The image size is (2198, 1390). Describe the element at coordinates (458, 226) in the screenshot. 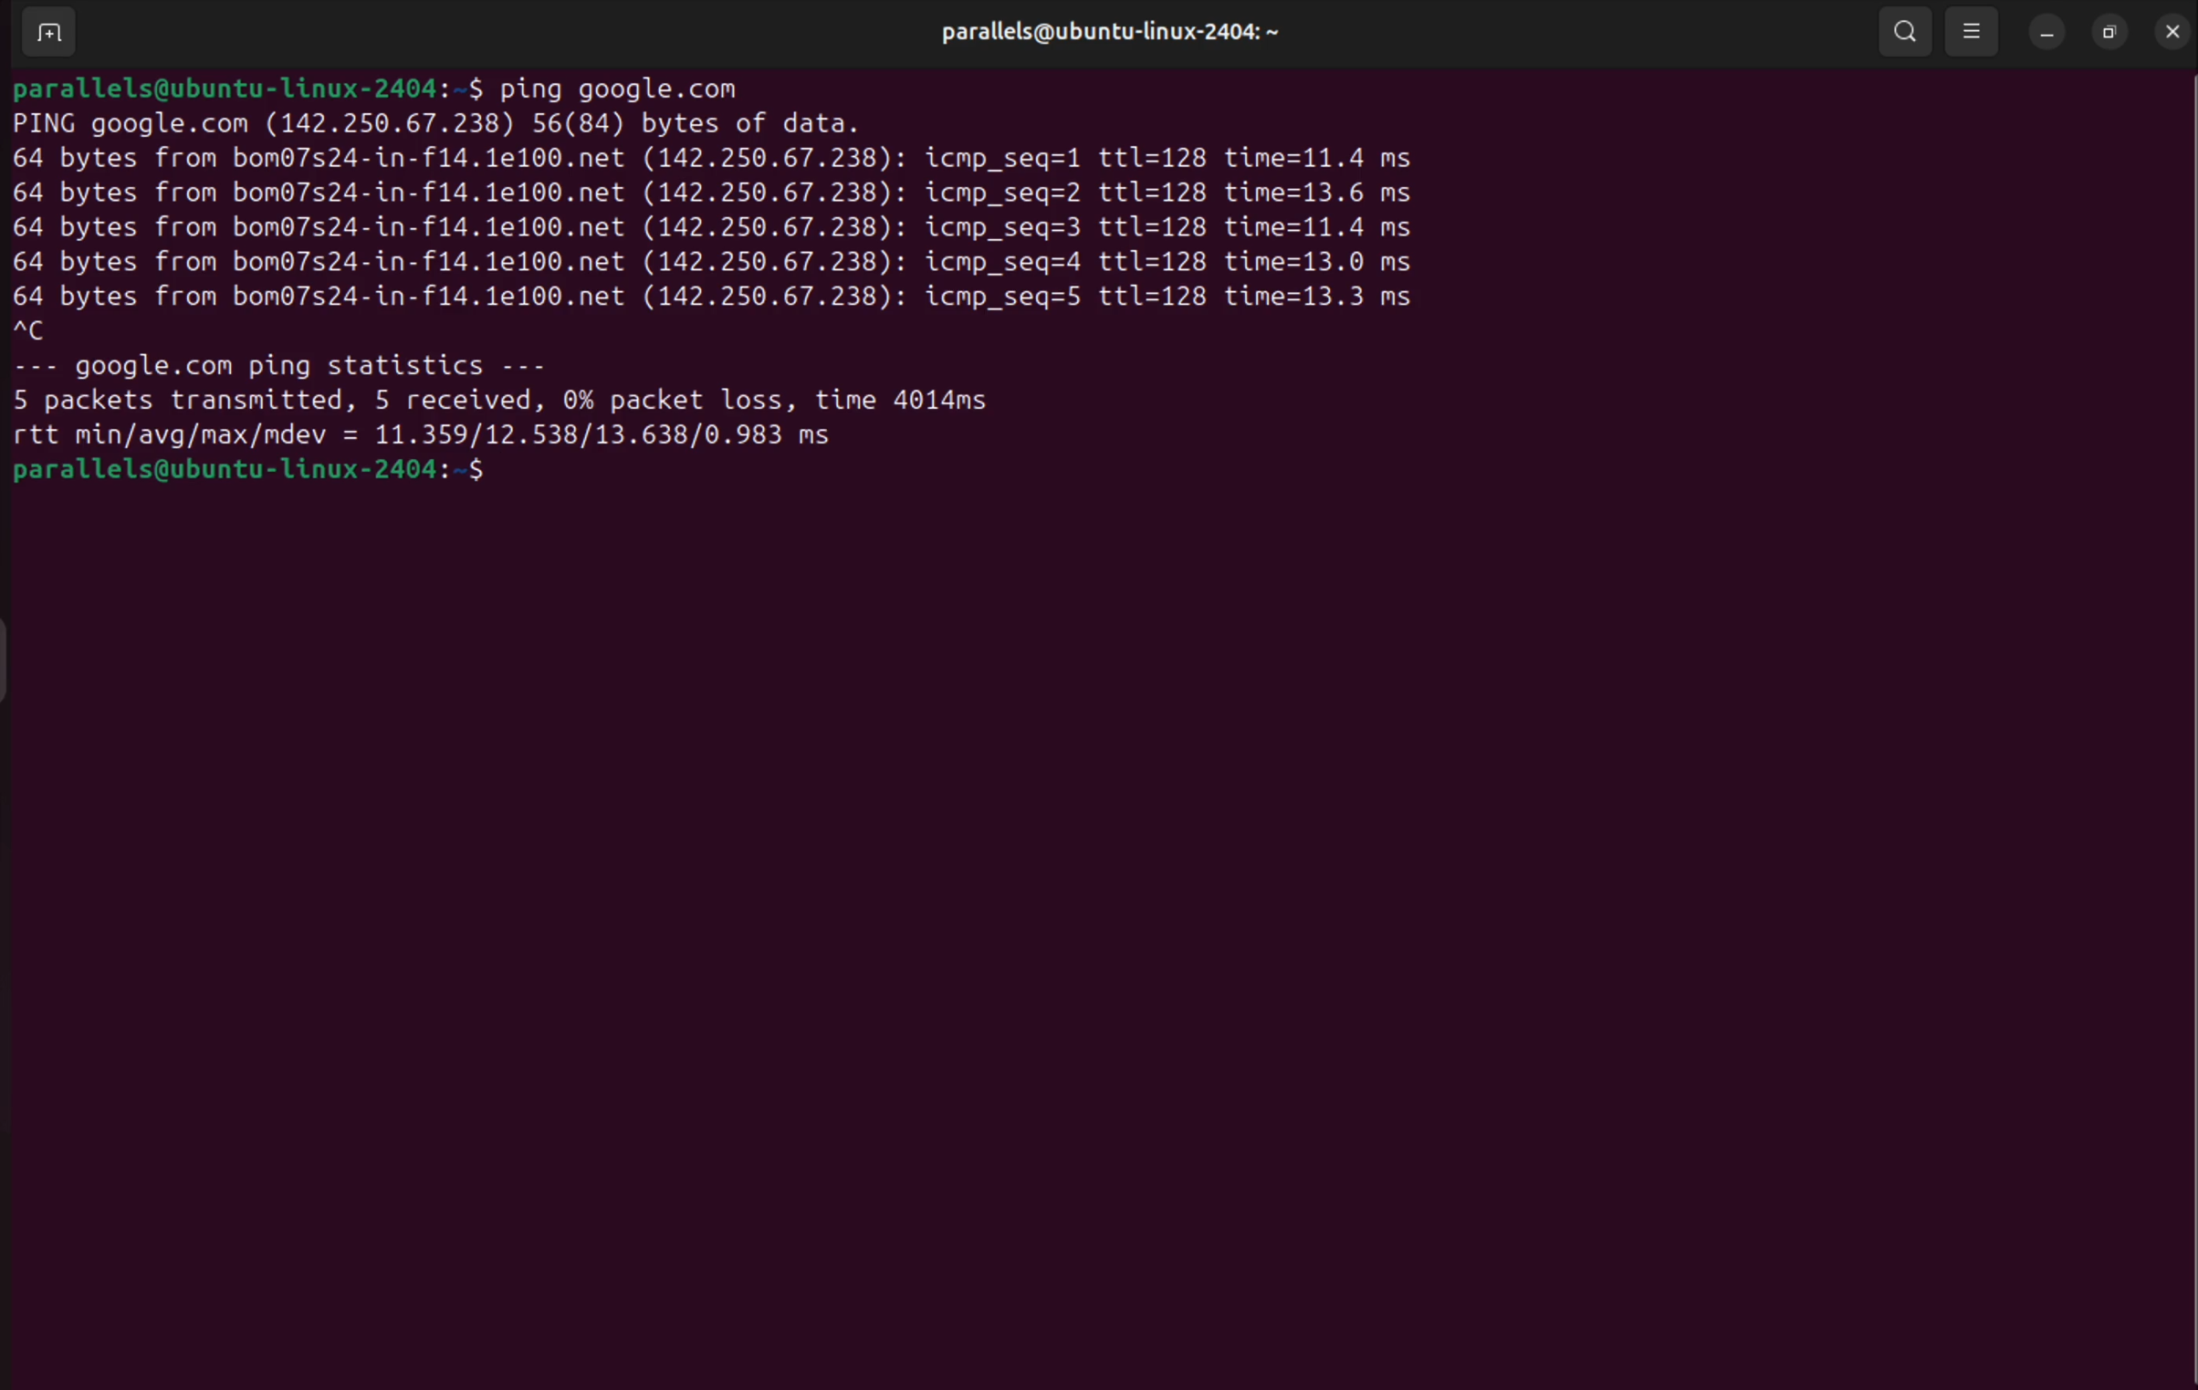

I see `64 bytes from bom poert .net` at that location.